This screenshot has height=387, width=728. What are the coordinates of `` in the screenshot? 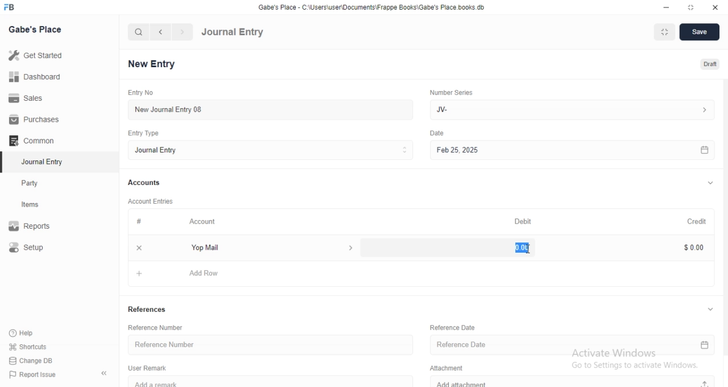 It's located at (437, 133).